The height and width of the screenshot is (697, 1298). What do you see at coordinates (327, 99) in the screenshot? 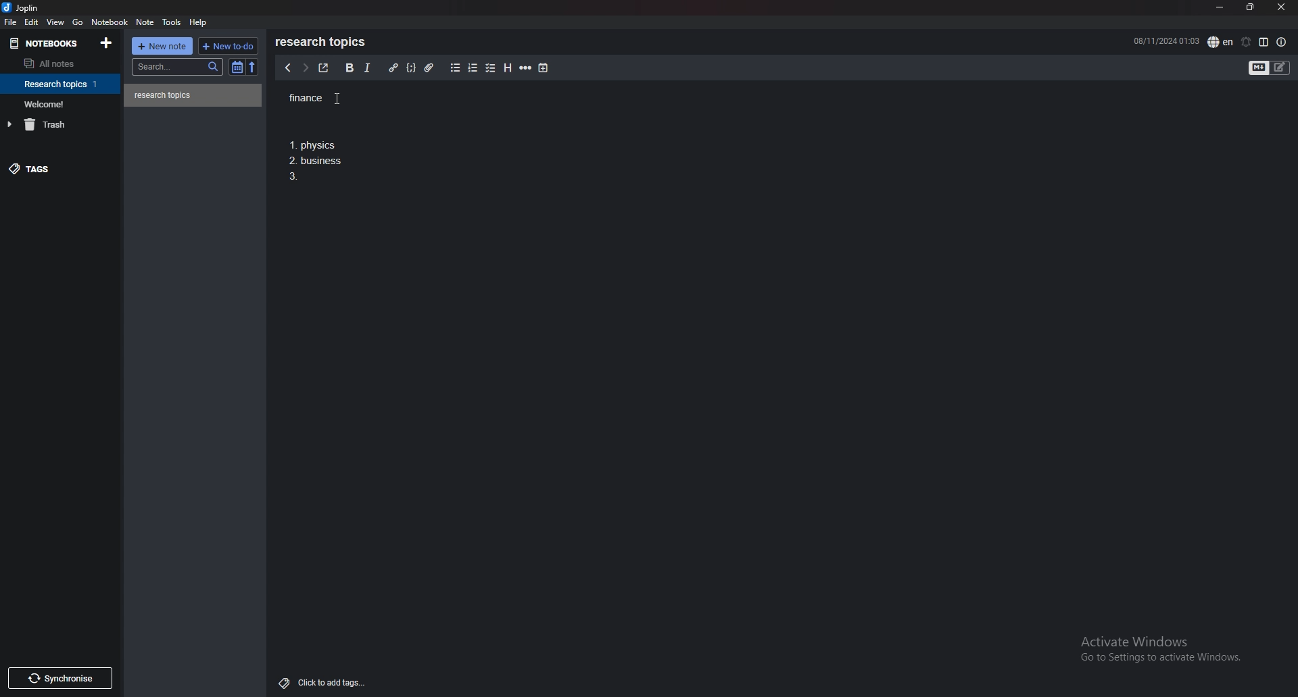
I see ` finance` at bounding box center [327, 99].